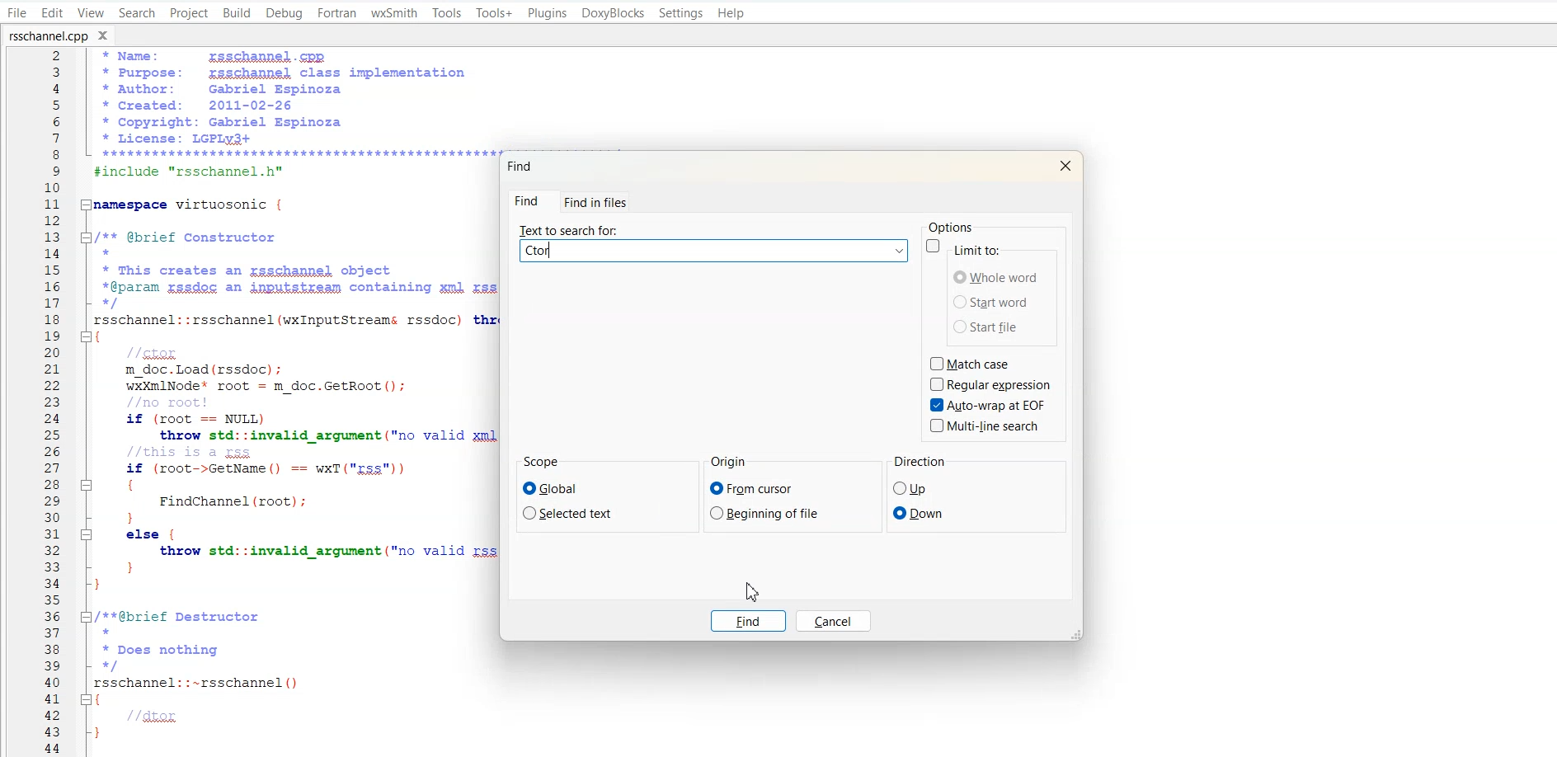 The height and width of the screenshot is (757, 1557). Describe the element at coordinates (285, 12) in the screenshot. I see `Debug` at that location.